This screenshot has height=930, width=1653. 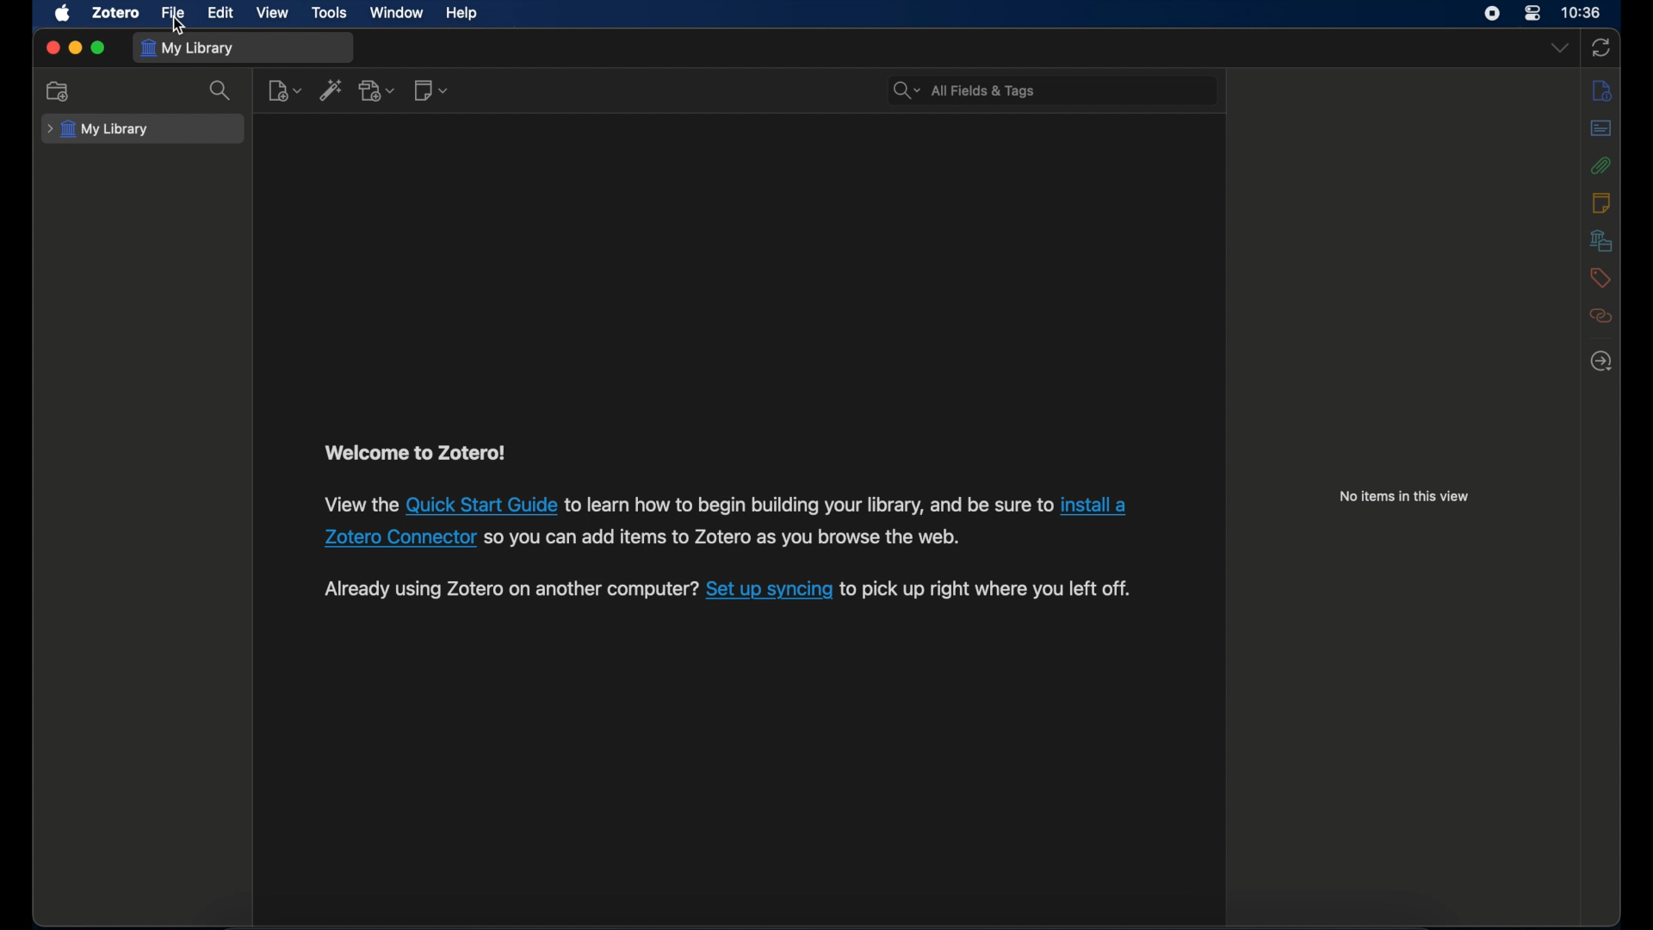 What do you see at coordinates (174, 13) in the screenshot?
I see `file` at bounding box center [174, 13].